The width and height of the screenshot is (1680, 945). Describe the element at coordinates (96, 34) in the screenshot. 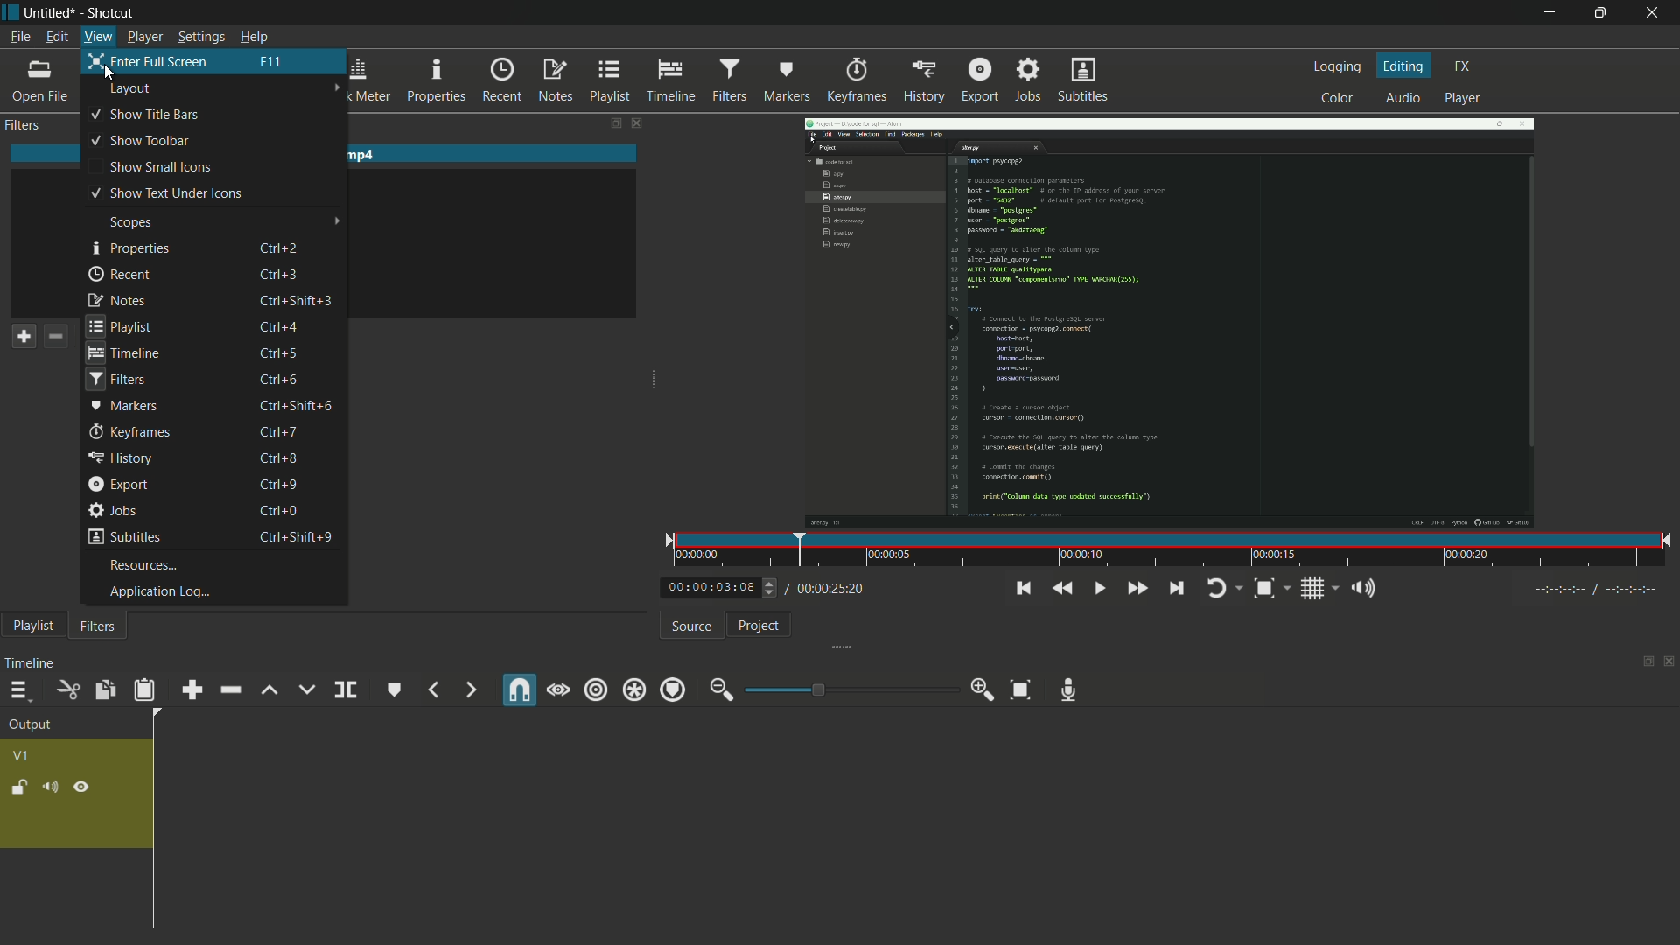

I see `view` at that location.